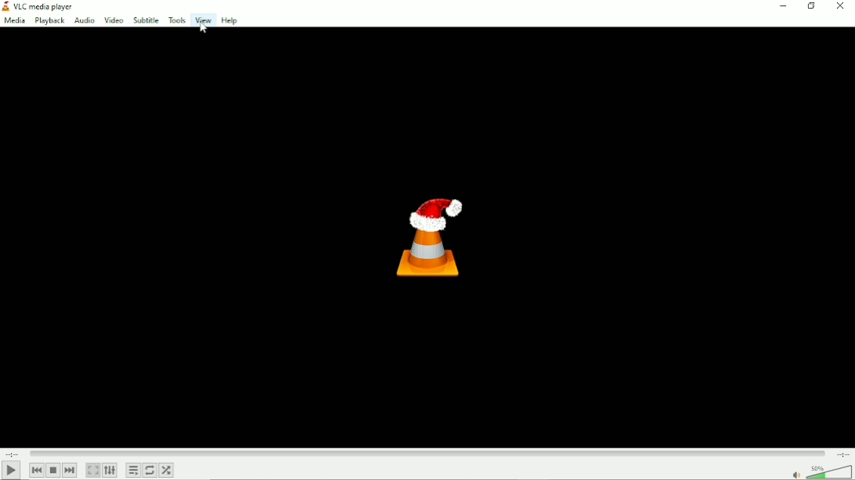 The height and width of the screenshot is (480, 855). Describe the element at coordinates (427, 239) in the screenshot. I see `Logo` at that location.